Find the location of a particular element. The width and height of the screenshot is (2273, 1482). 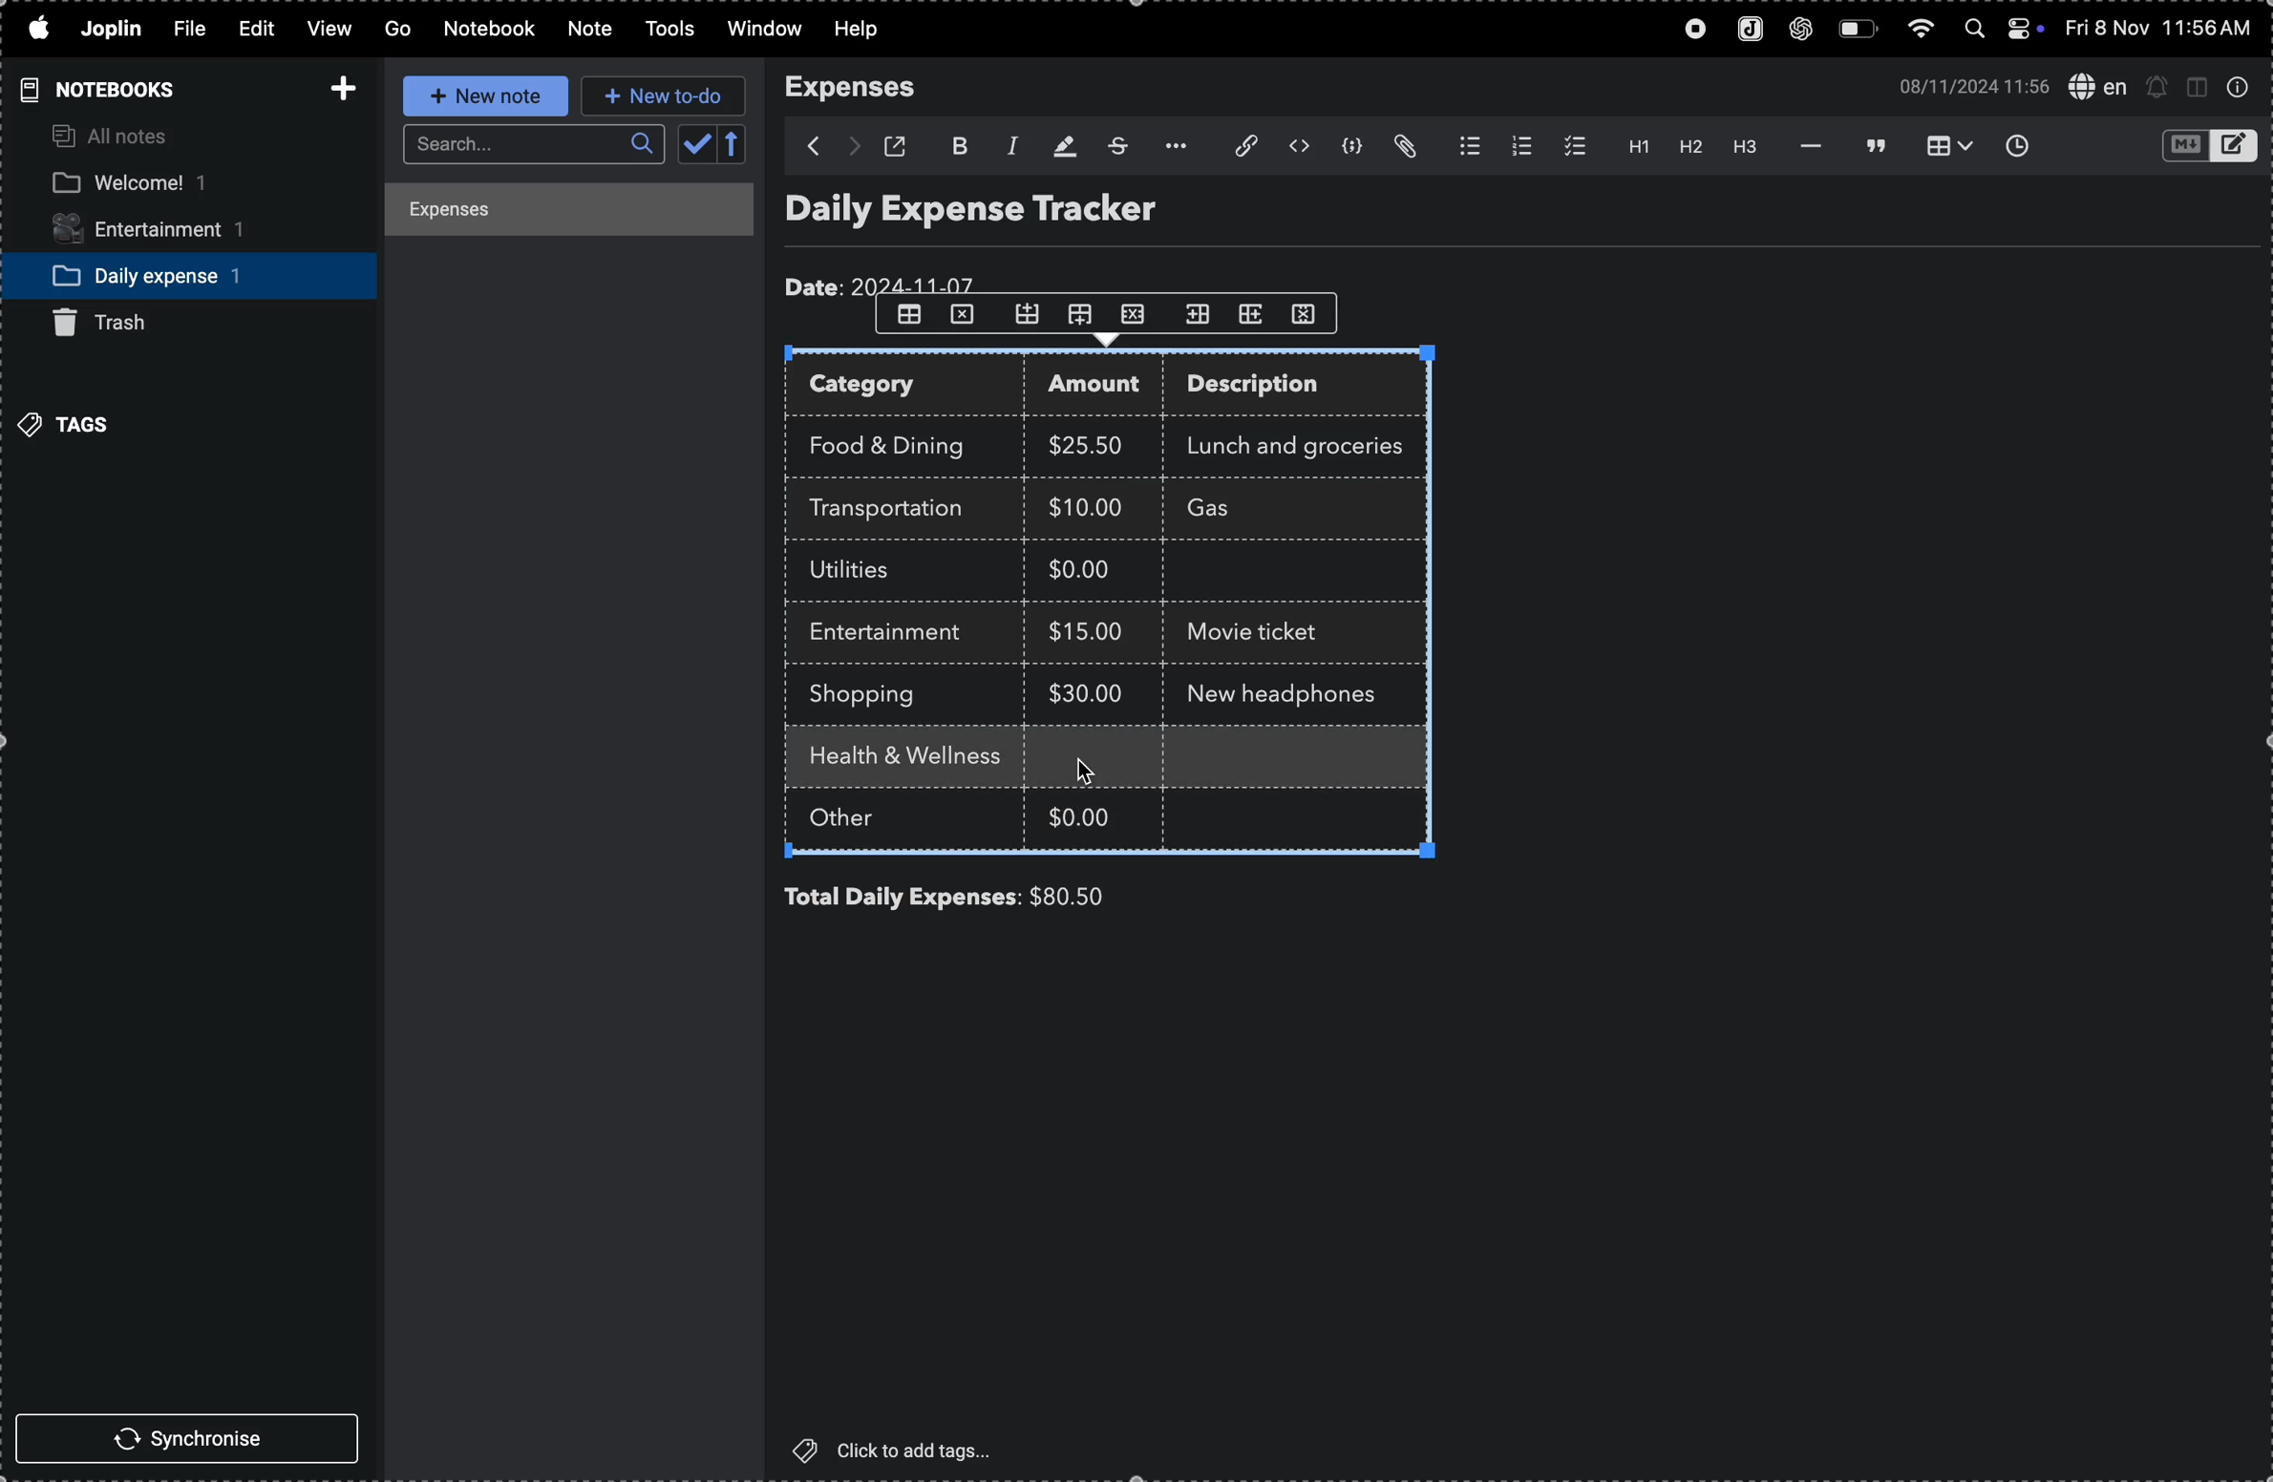

click to add tags is located at coordinates (904, 1450).